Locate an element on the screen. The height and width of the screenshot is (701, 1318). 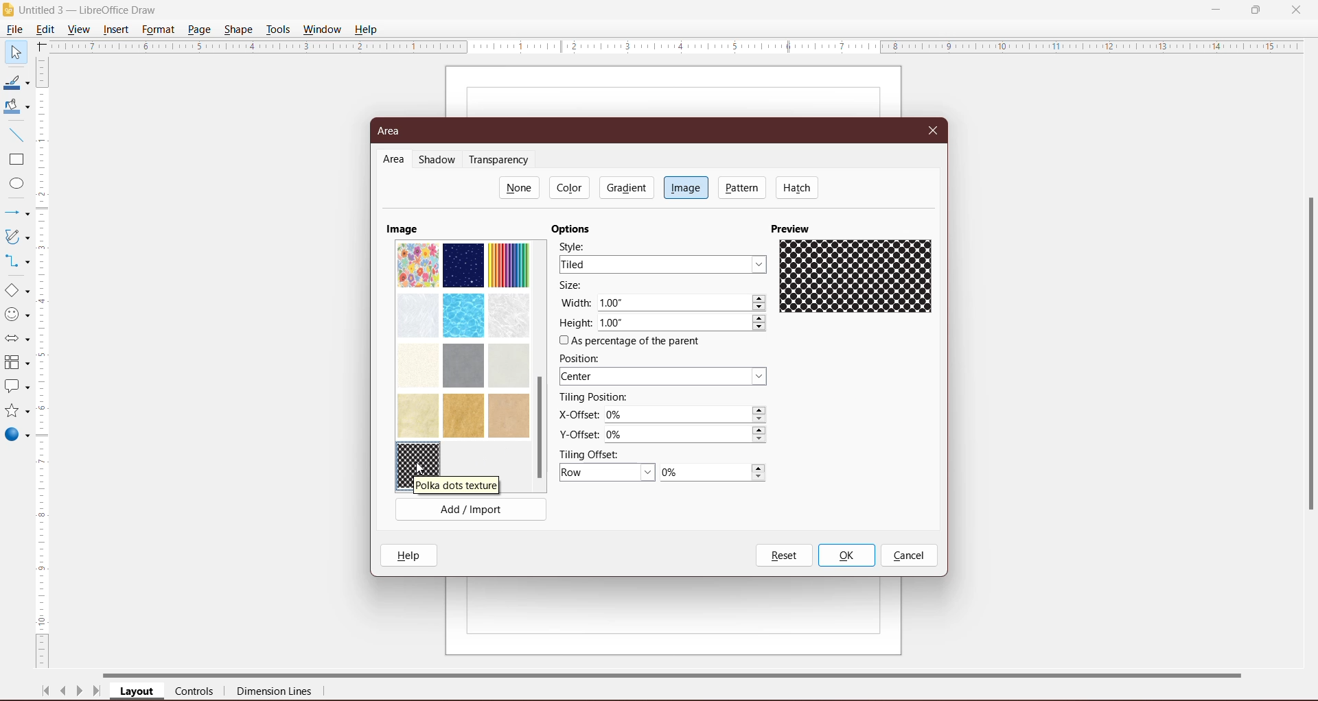
Transparency is located at coordinates (502, 160).